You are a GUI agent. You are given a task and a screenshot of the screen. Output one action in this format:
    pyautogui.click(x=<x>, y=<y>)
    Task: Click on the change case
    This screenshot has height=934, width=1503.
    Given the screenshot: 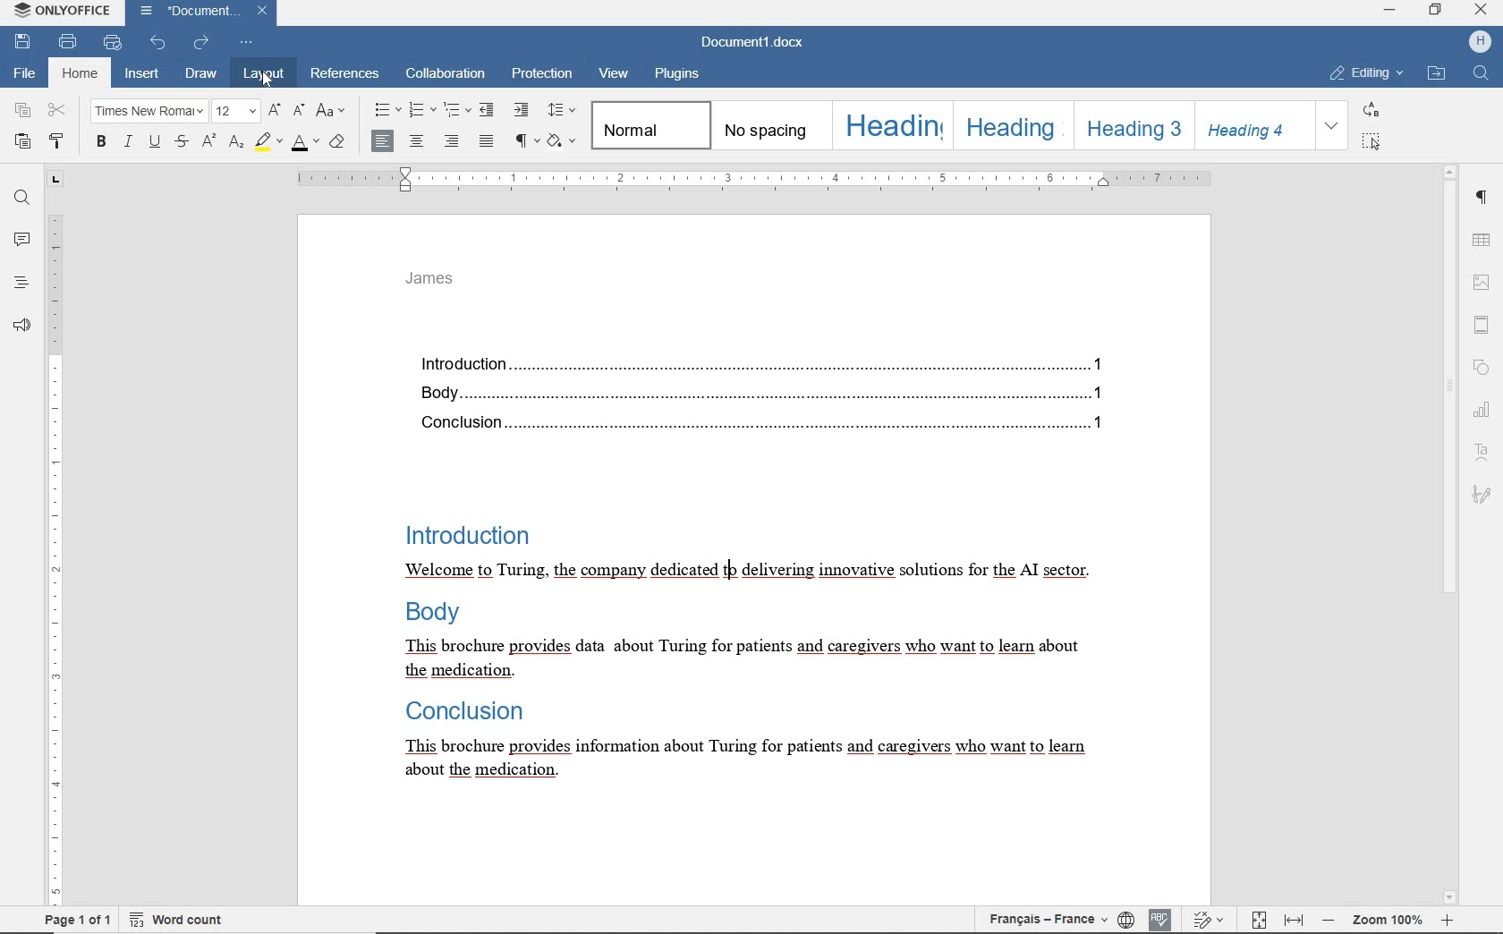 What is the action you would take?
    pyautogui.click(x=333, y=110)
    